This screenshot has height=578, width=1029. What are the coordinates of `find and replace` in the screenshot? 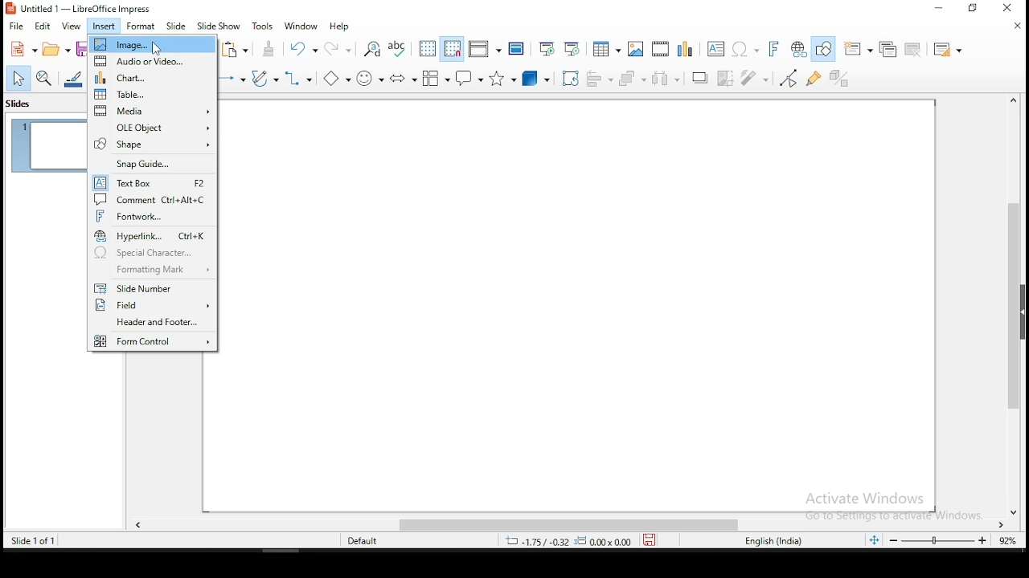 It's located at (371, 48).